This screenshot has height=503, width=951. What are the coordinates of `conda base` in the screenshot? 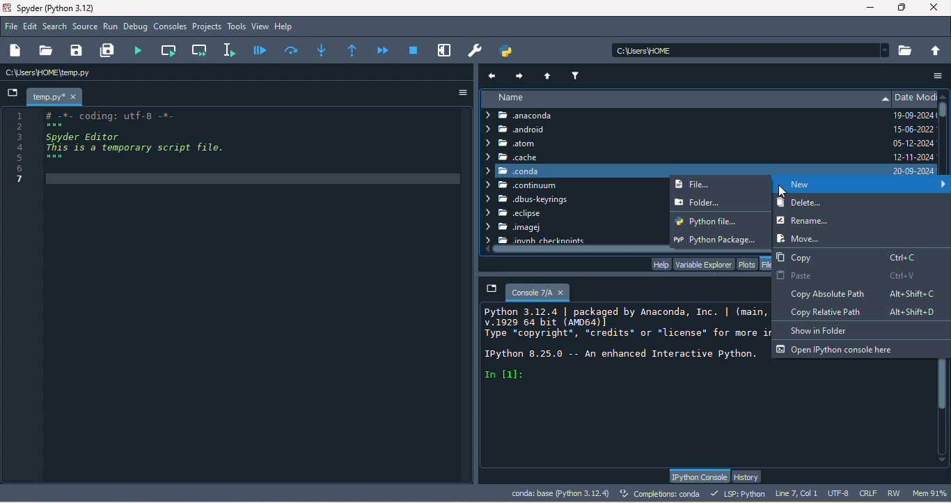 It's located at (560, 493).